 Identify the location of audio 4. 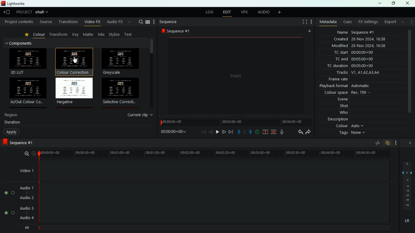
(27, 218).